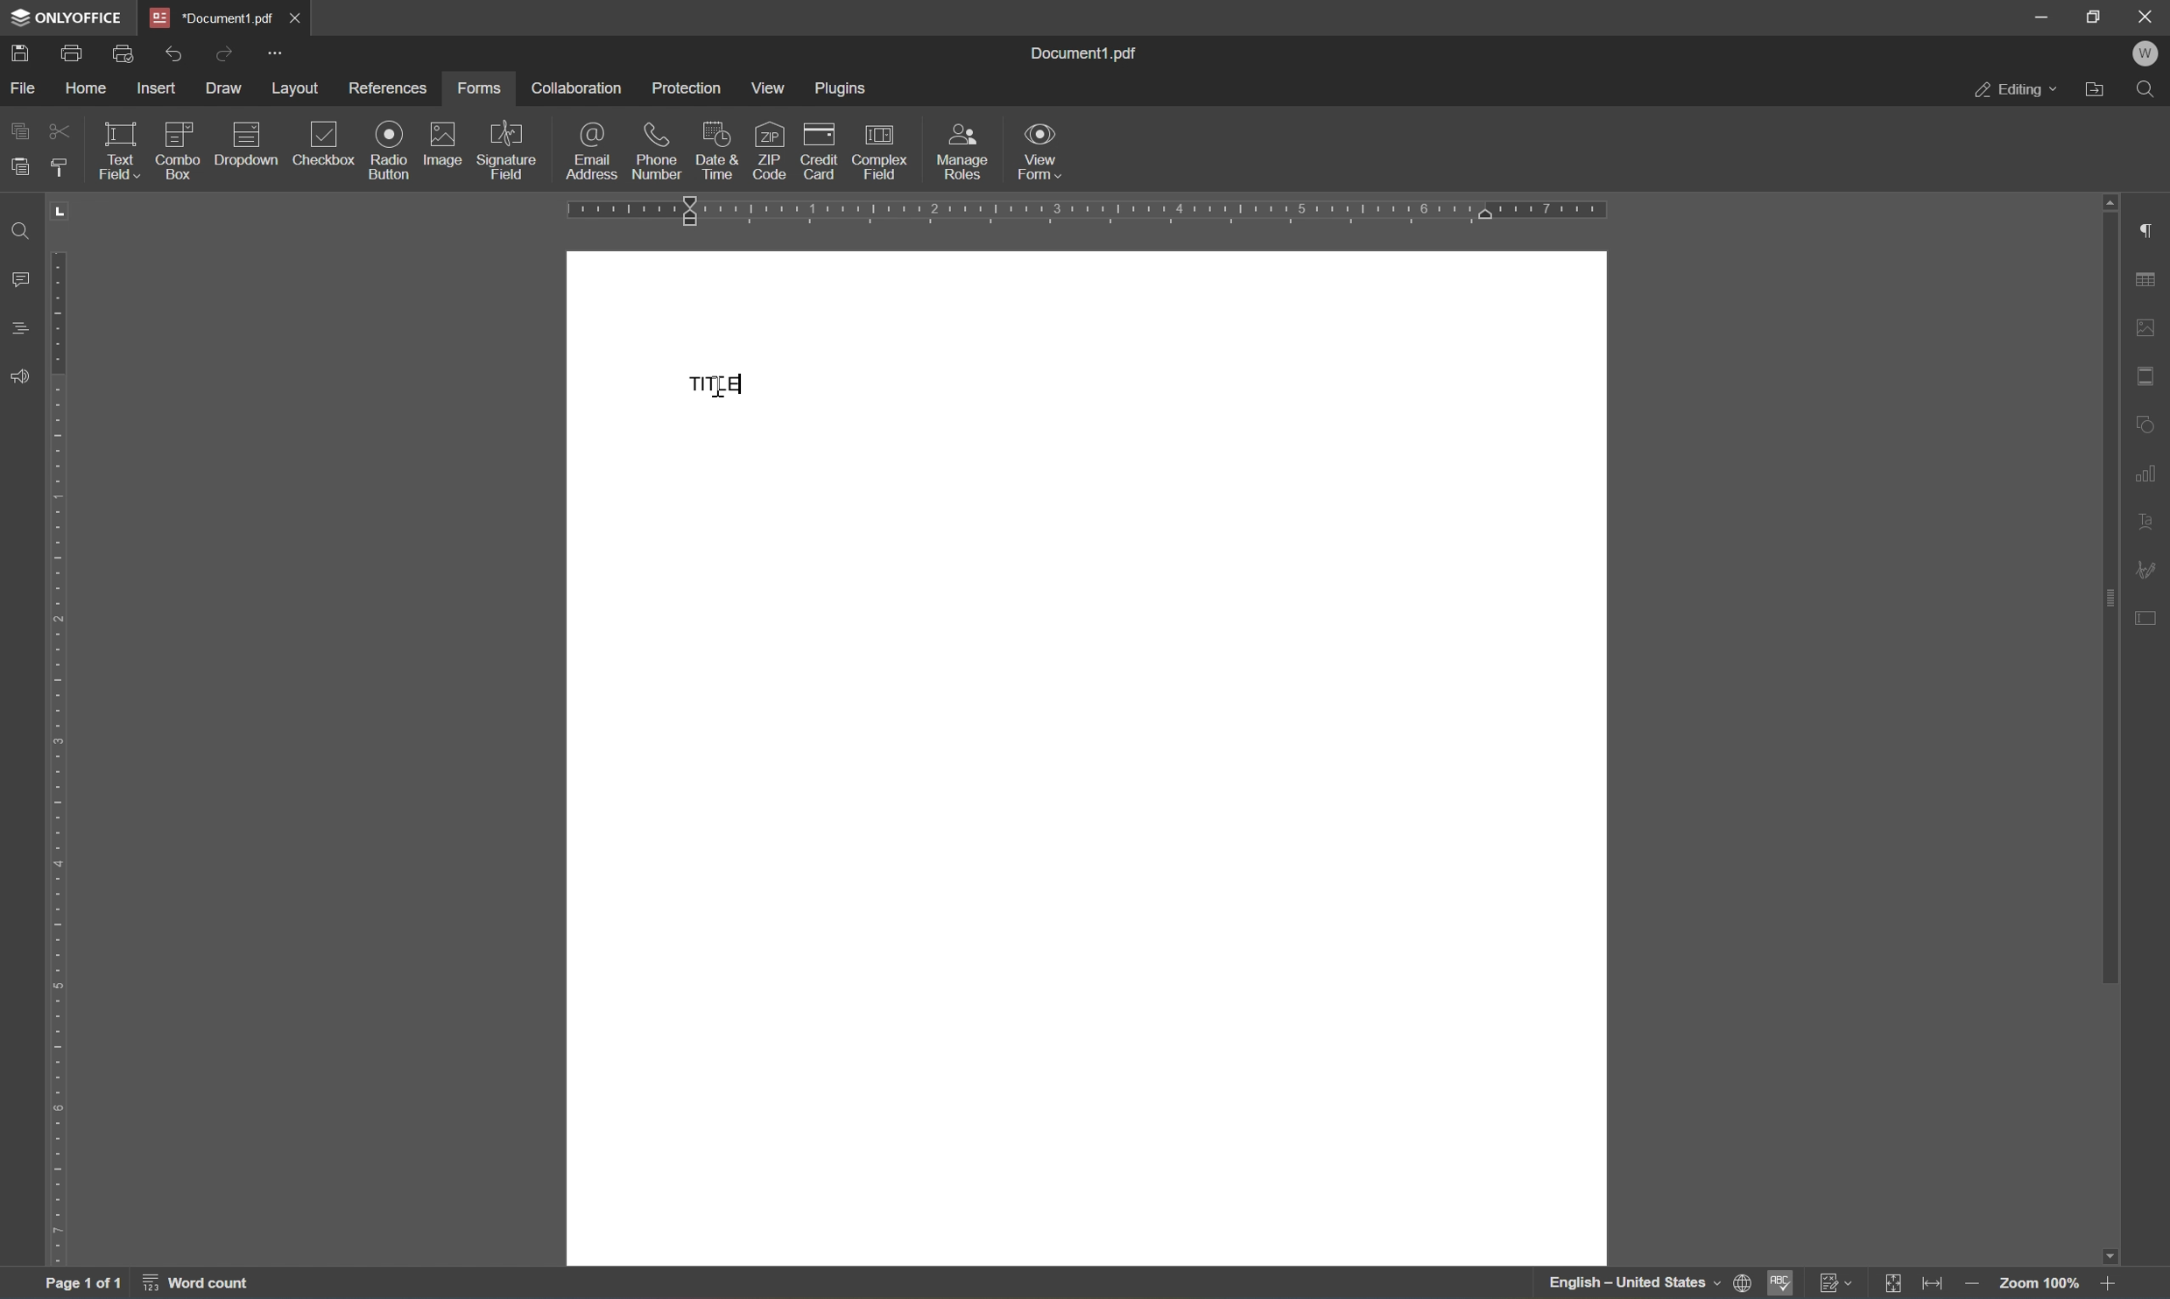 The image size is (2170, 1299). Describe the element at coordinates (769, 149) in the screenshot. I see `zip code` at that location.